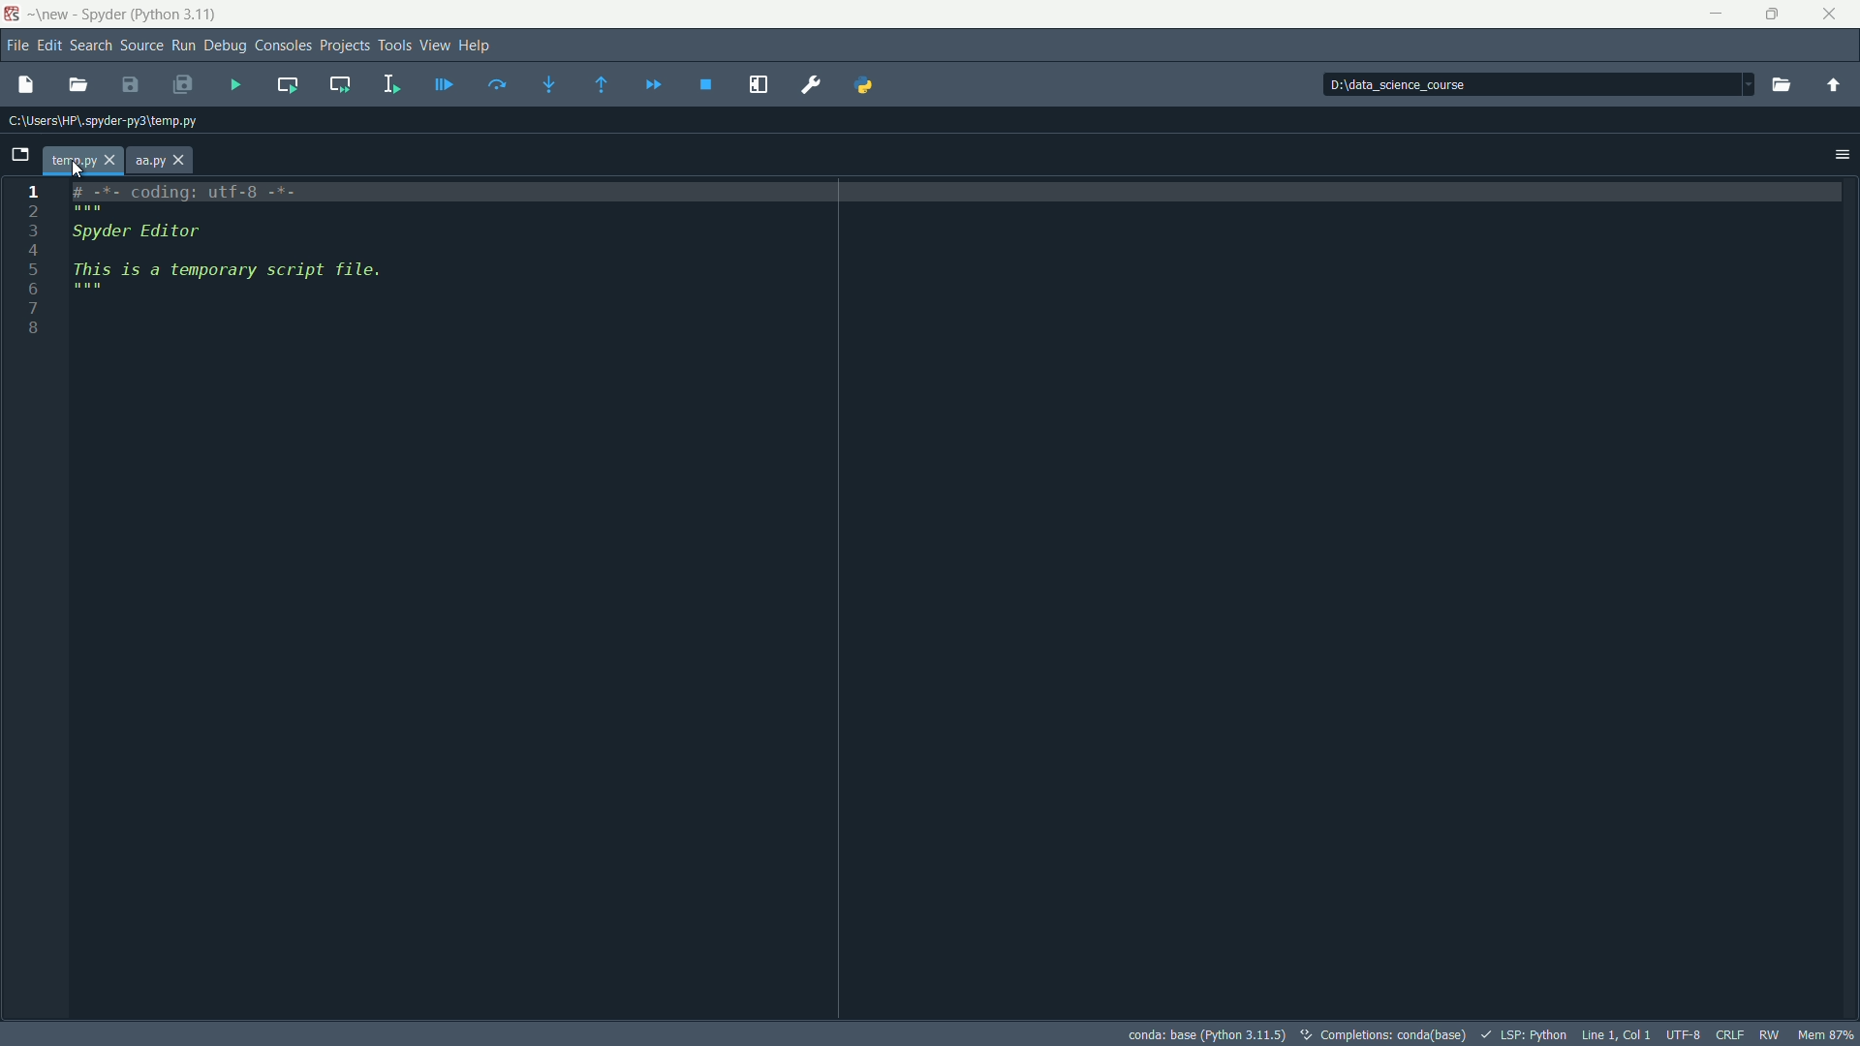 This screenshot has height=1046, width=1860. I want to click on run slection or current line, so click(387, 84).